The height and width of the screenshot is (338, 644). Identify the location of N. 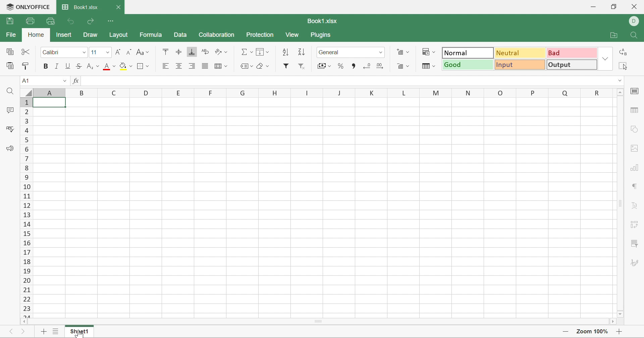
(469, 92).